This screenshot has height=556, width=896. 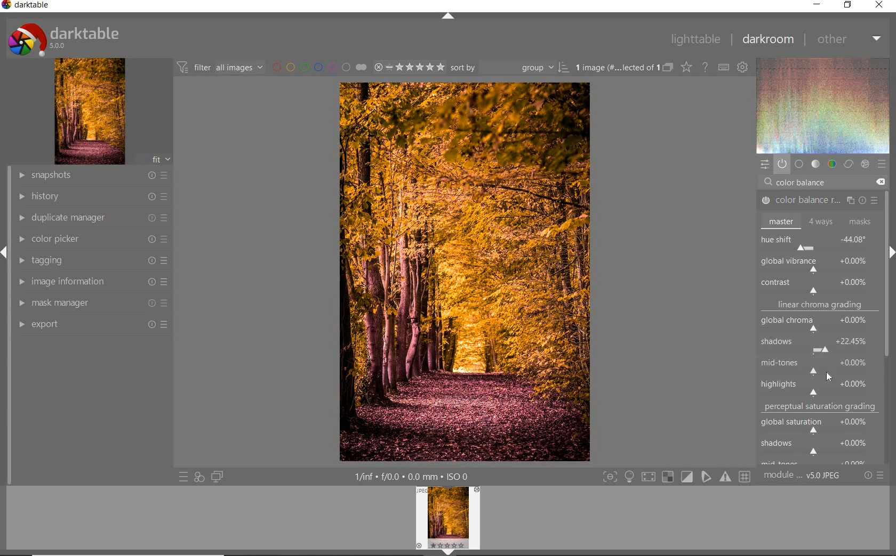 I want to click on scrollbar, so click(x=887, y=211).